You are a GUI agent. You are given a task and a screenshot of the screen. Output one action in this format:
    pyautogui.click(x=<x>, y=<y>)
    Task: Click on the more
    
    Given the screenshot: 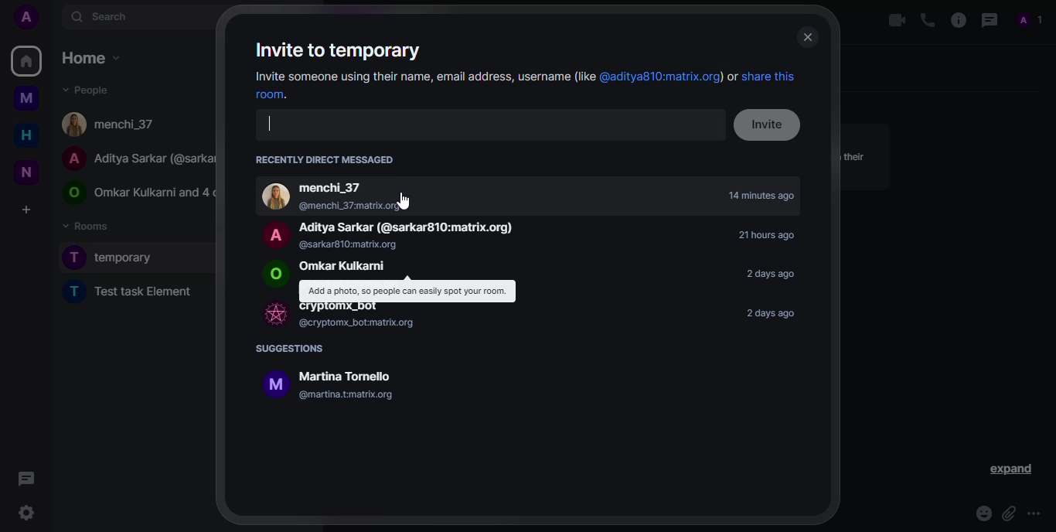 What is the action you would take?
    pyautogui.click(x=1038, y=514)
    